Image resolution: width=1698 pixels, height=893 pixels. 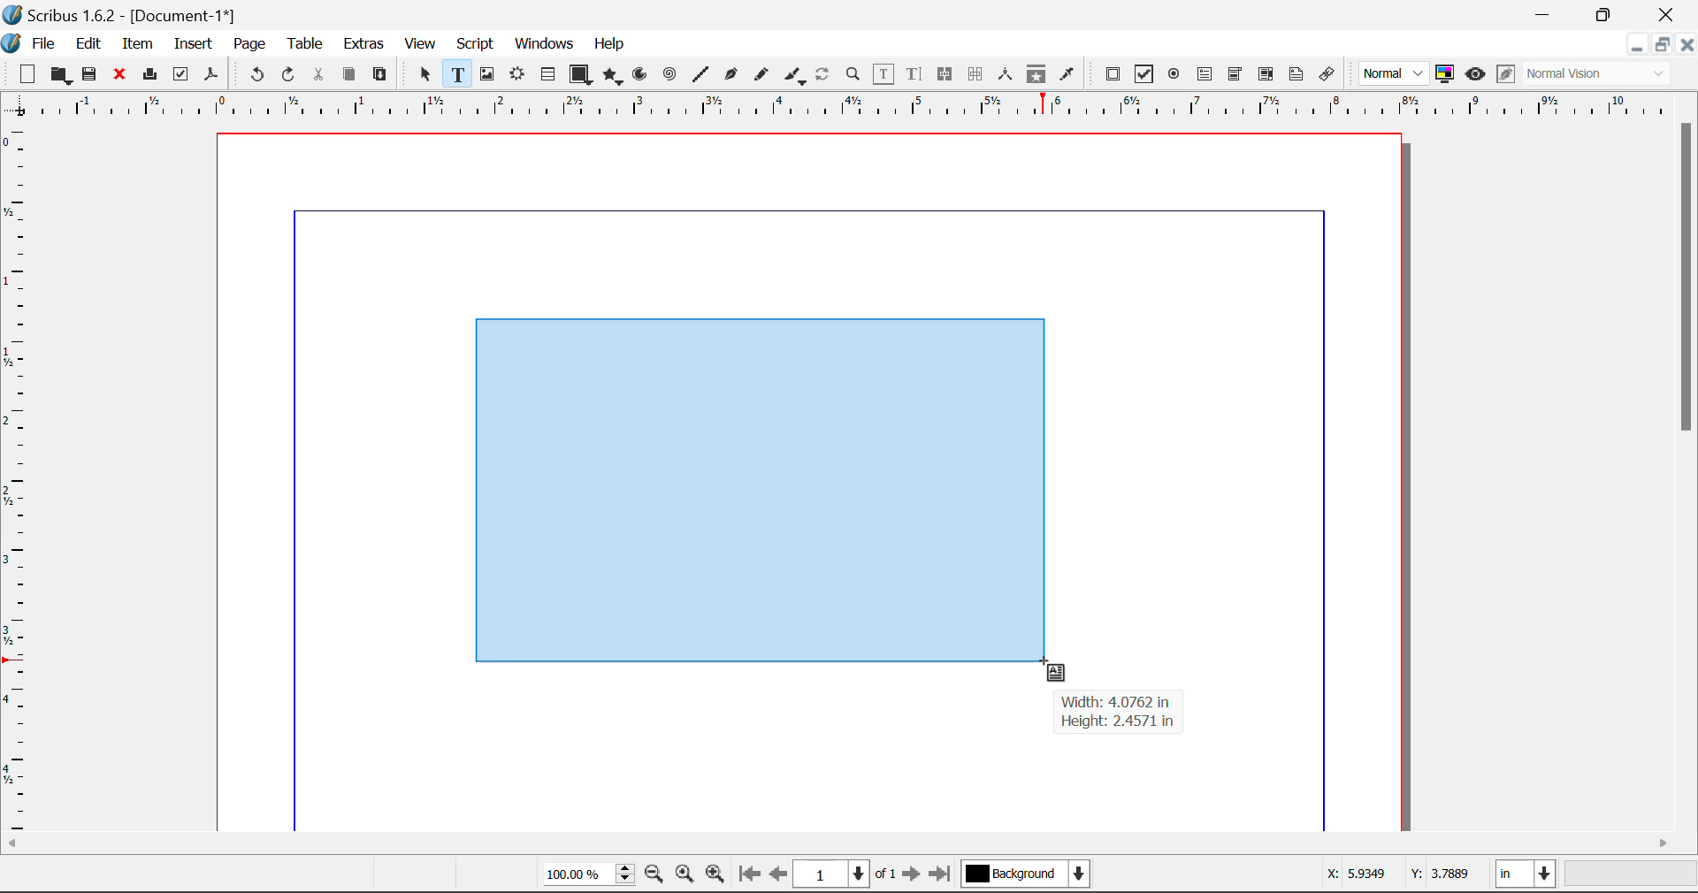 I want to click on Script, so click(x=476, y=46).